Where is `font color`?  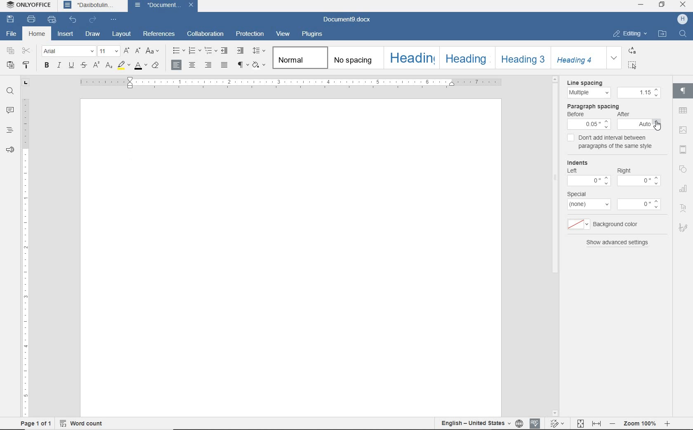 font color is located at coordinates (140, 66).